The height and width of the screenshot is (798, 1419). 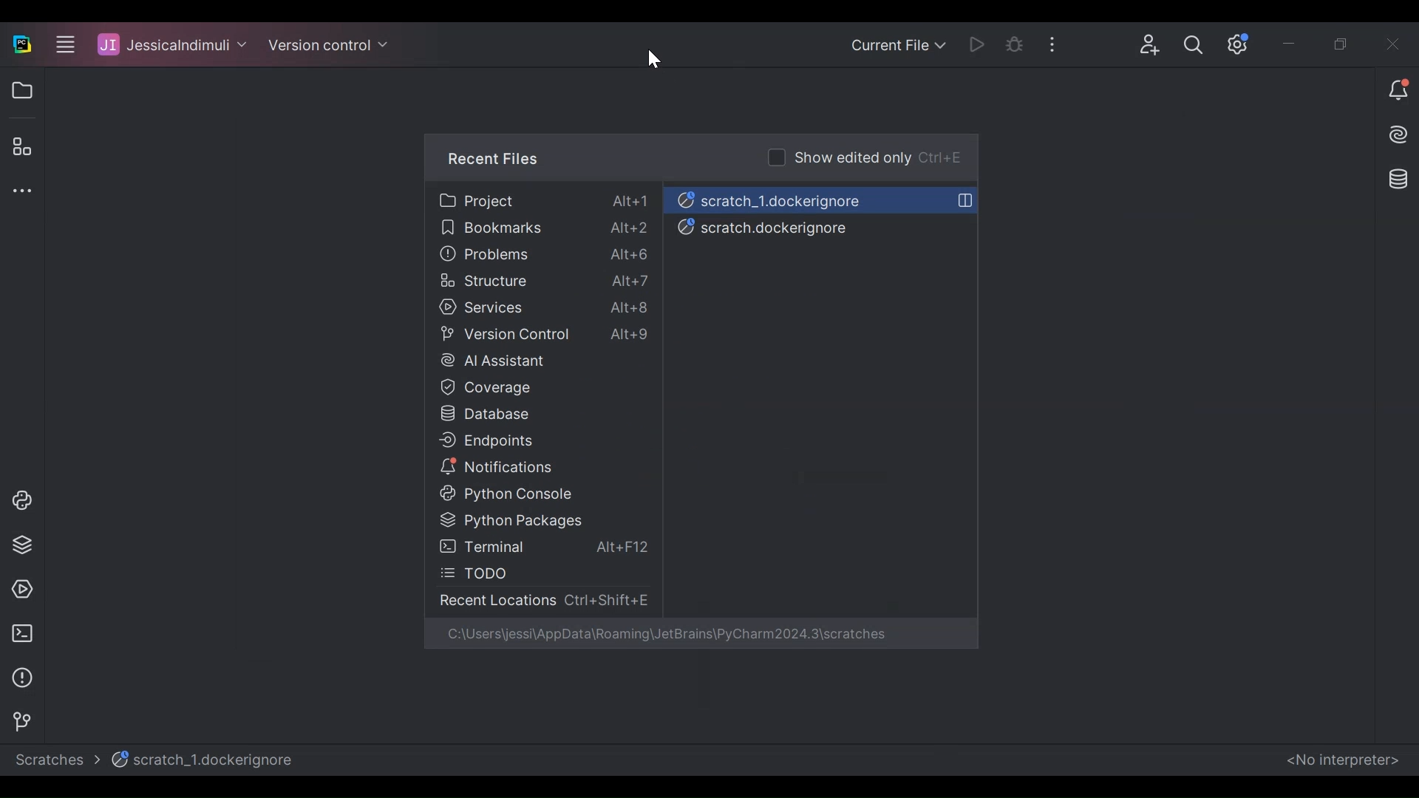 I want to click on Notifications, so click(x=537, y=468).